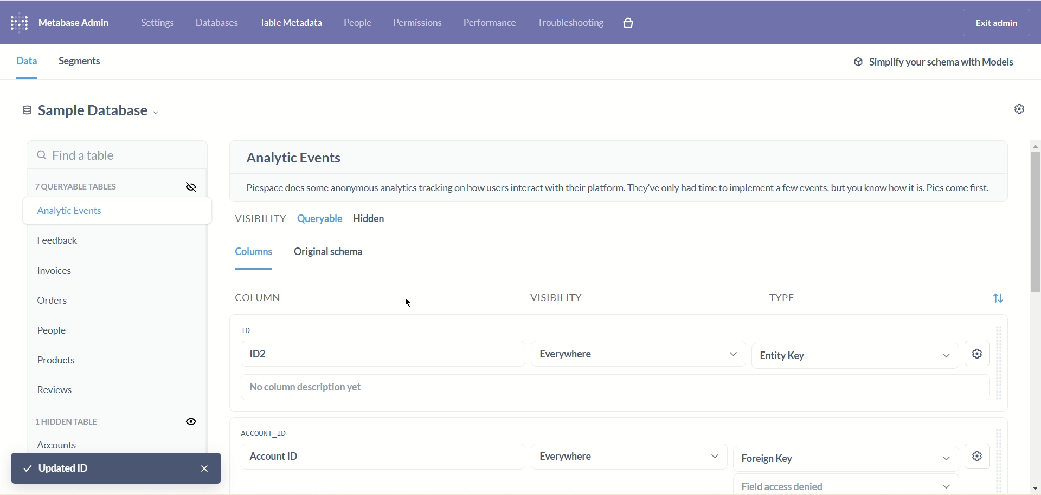 The width and height of the screenshot is (1041, 495). What do you see at coordinates (115, 468) in the screenshot?
I see `Updated ID` at bounding box center [115, 468].